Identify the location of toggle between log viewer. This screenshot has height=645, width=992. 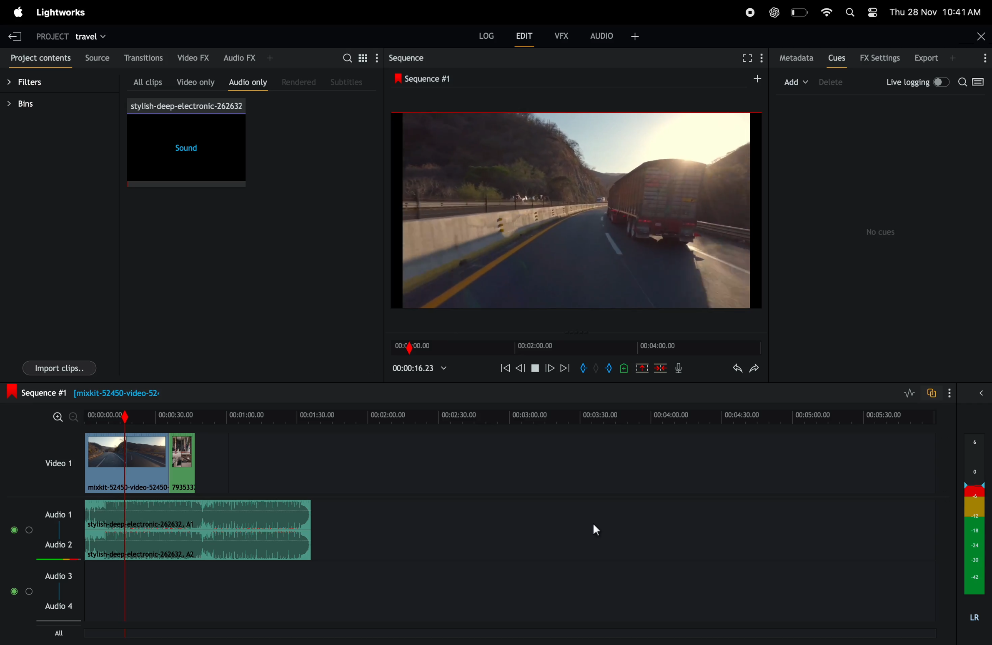
(980, 82).